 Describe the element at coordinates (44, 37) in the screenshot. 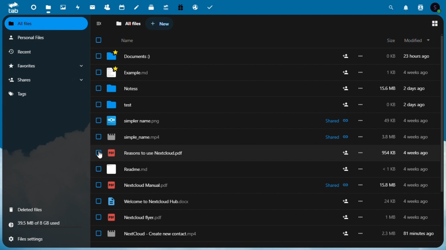

I see `personal files` at that location.